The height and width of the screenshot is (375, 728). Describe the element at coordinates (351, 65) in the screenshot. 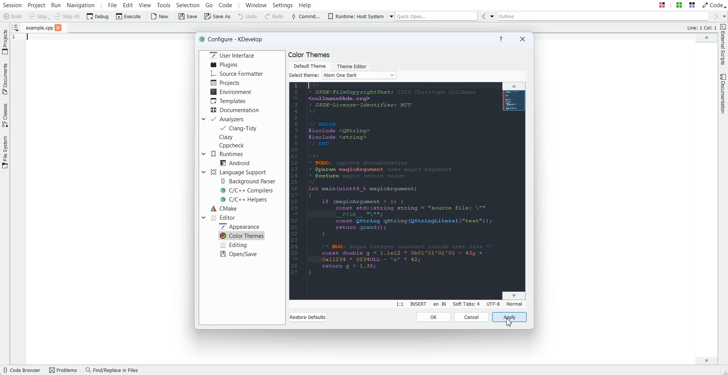

I see `Theme Editor` at that location.